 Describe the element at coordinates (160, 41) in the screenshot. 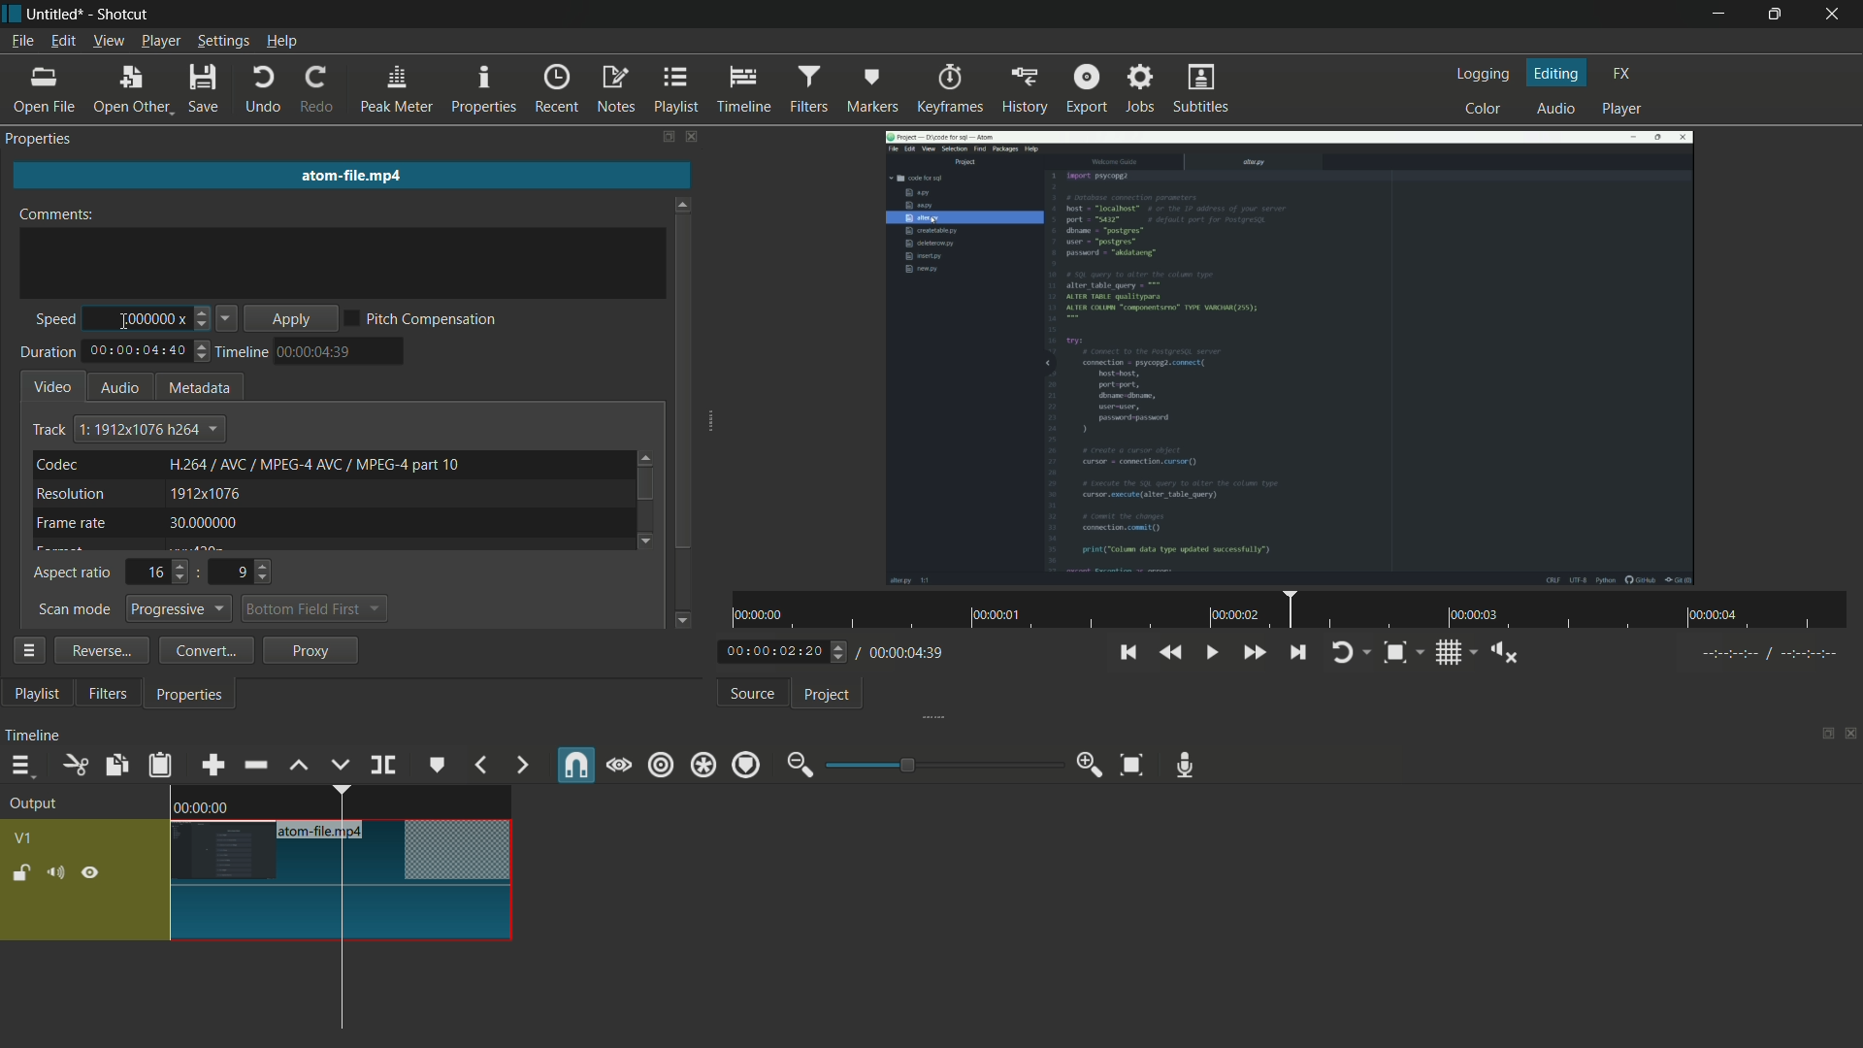

I see `player menu` at that location.